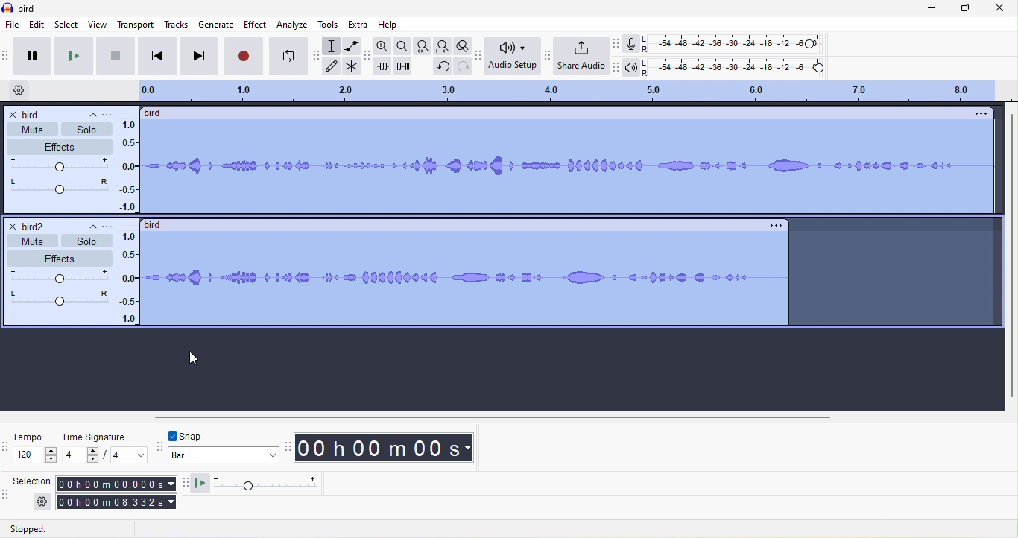 The height and width of the screenshot is (538, 1018). Describe the element at coordinates (316, 54) in the screenshot. I see `audacity tools toolbar` at that location.